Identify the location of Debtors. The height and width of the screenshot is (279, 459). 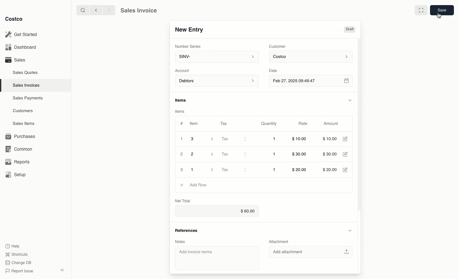
(217, 81).